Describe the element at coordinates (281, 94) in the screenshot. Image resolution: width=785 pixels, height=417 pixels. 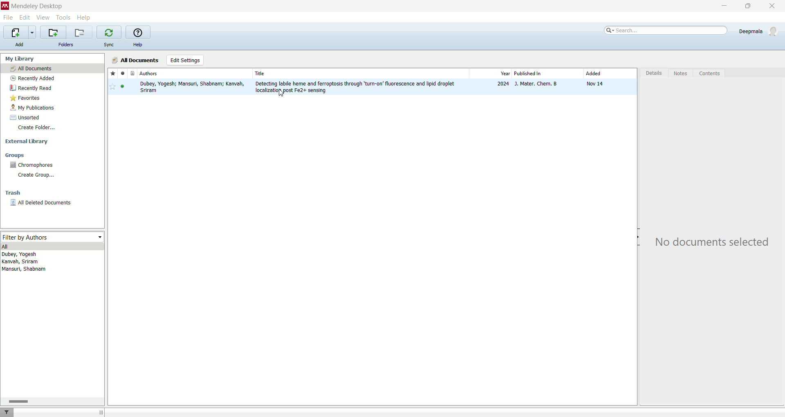
I see `cursor` at that location.